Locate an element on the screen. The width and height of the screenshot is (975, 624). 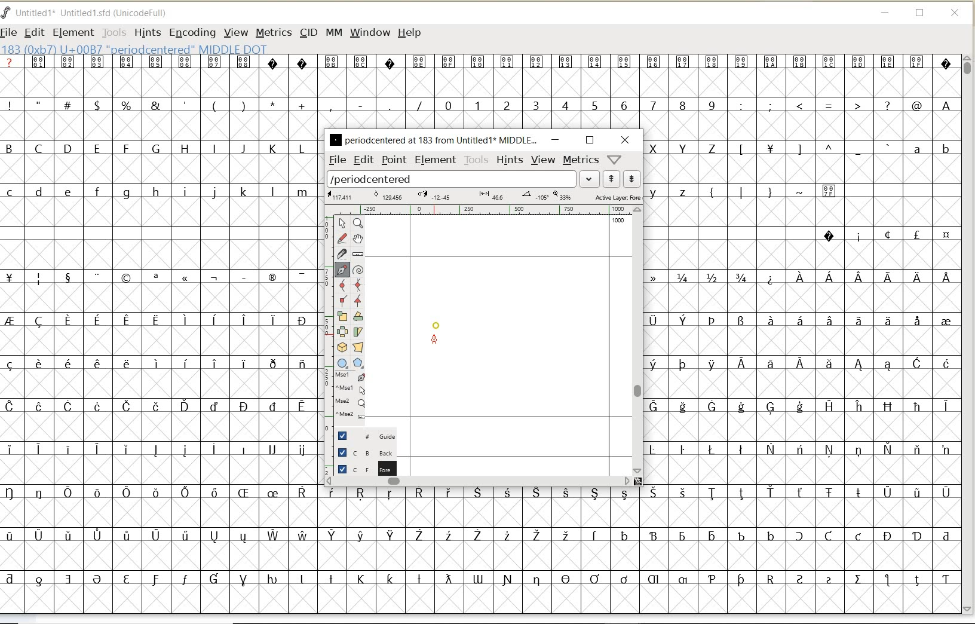
close is located at coordinates (625, 140).